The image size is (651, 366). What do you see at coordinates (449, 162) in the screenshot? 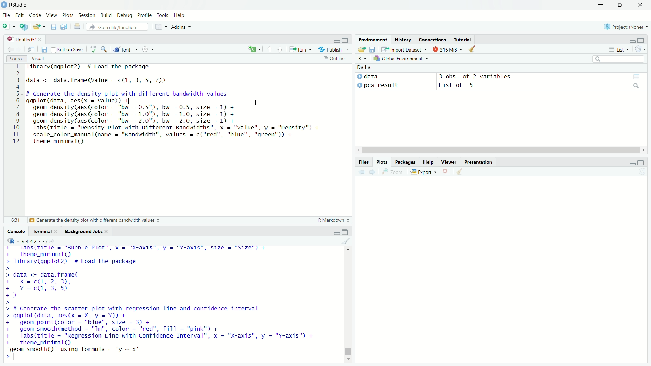
I see `Viewer` at bounding box center [449, 162].